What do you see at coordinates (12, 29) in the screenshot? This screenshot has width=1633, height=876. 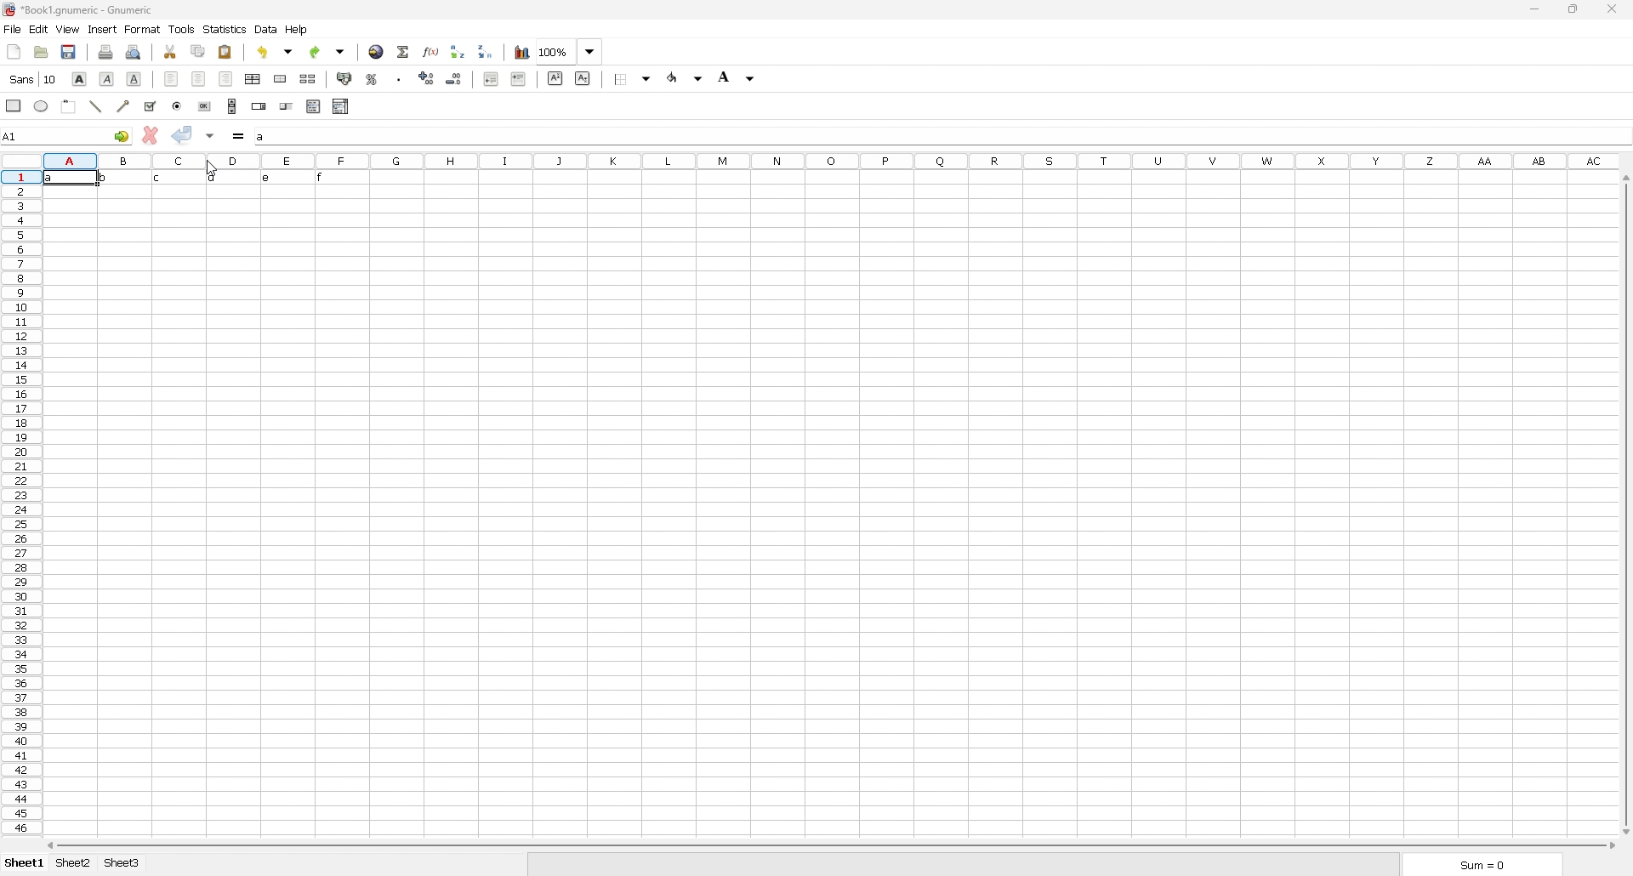 I see `file` at bounding box center [12, 29].